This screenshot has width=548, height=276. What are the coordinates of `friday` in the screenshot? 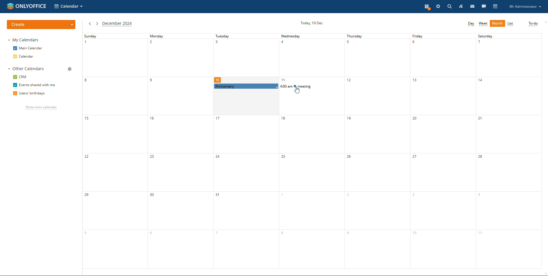 It's located at (442, 151).